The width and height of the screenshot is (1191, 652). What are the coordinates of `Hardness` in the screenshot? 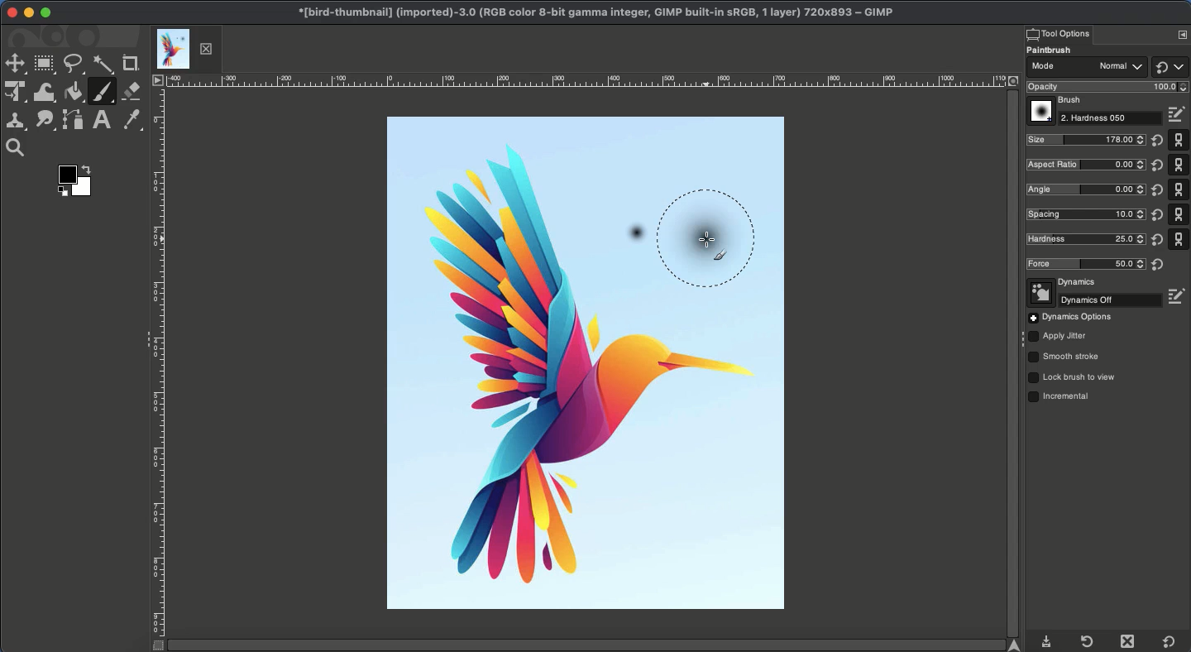 It's located at (1112, 118).